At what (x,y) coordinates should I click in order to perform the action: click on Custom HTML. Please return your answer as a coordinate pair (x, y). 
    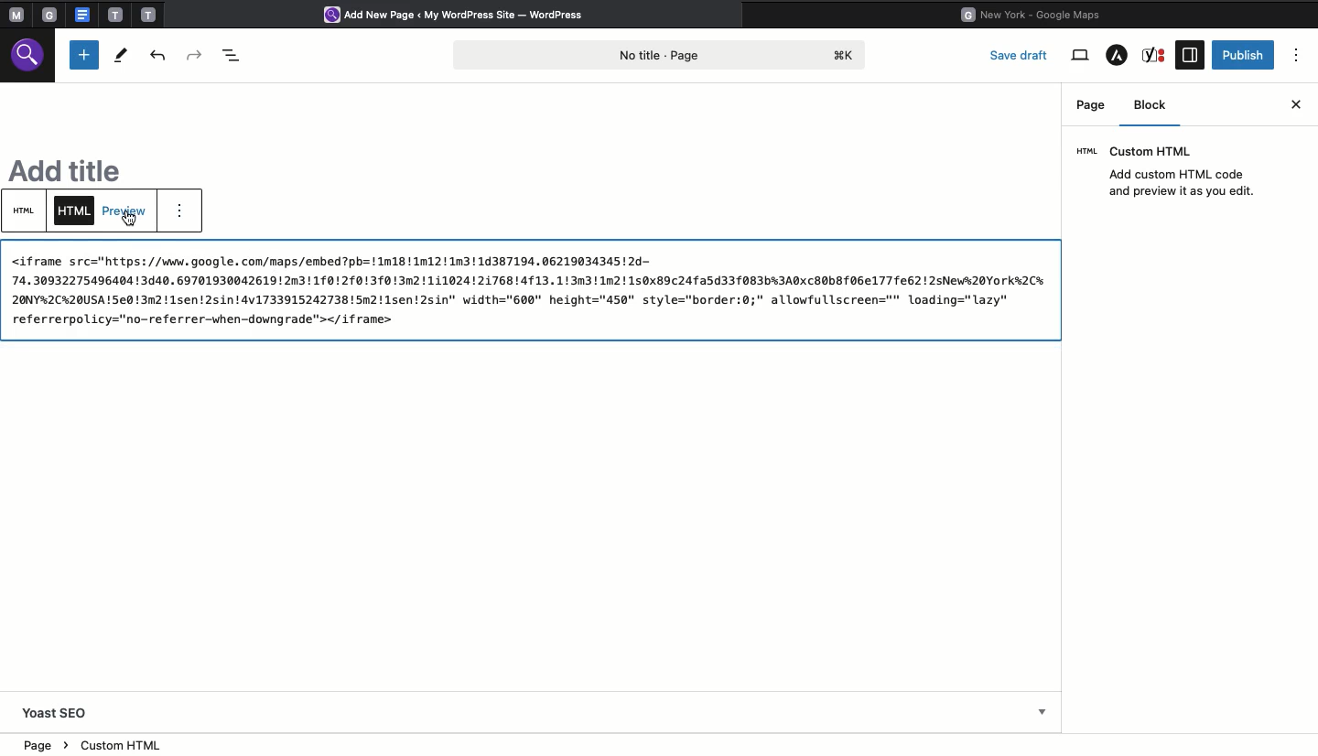
    Looking at the image, I should click on (1173, 172).